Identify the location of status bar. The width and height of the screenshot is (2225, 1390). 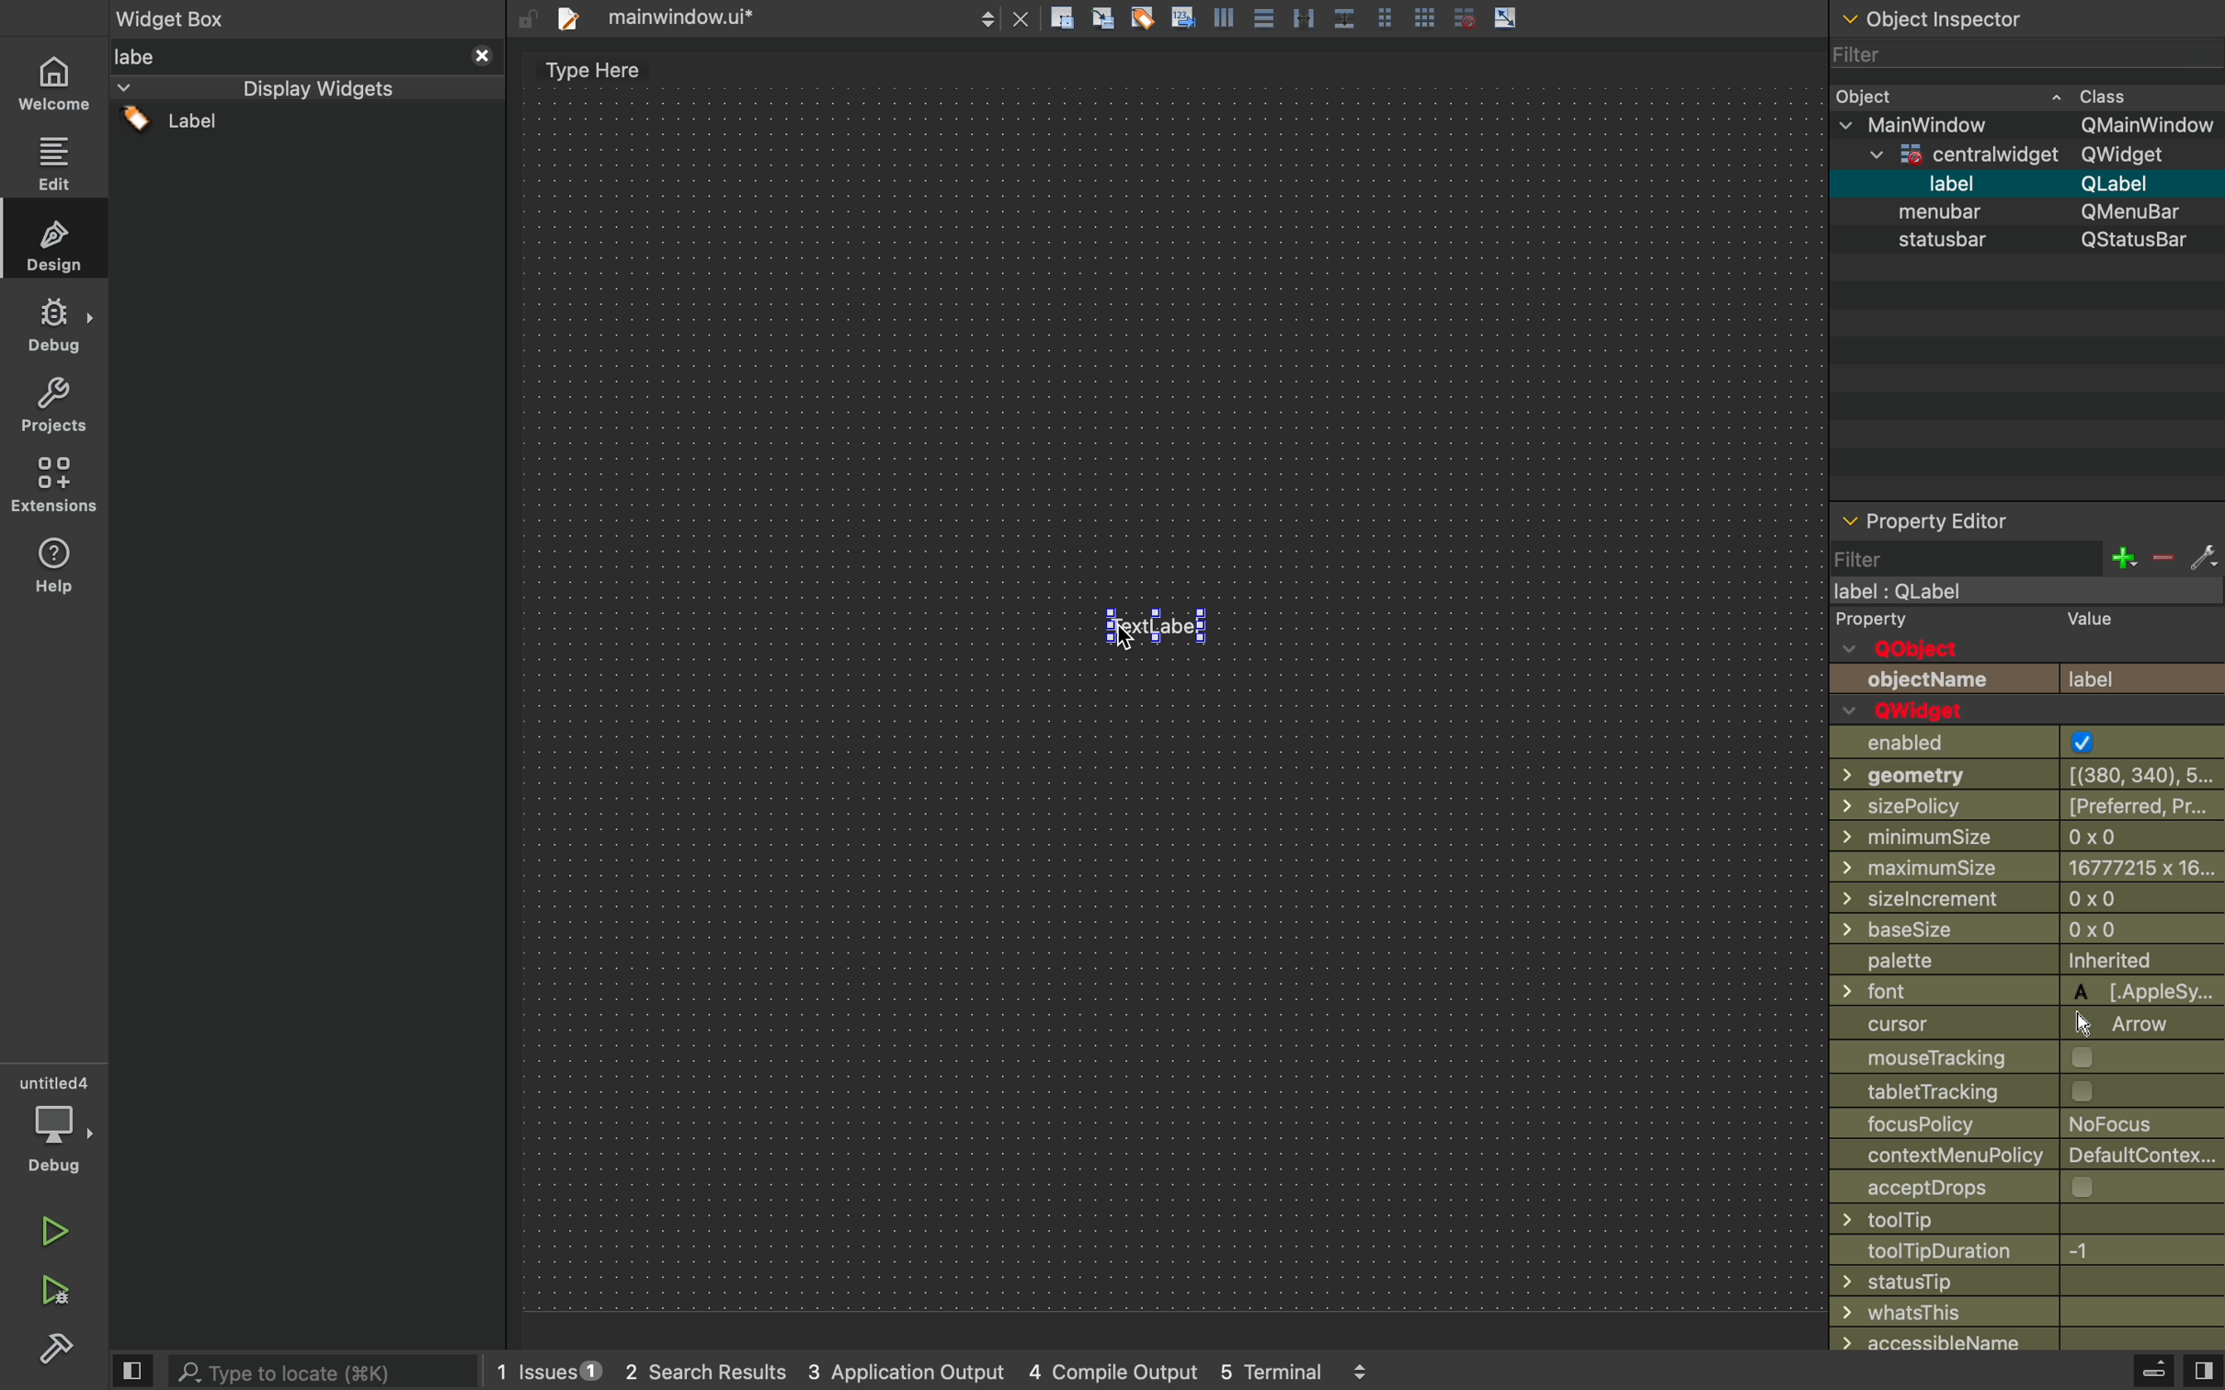
(2028, 213).